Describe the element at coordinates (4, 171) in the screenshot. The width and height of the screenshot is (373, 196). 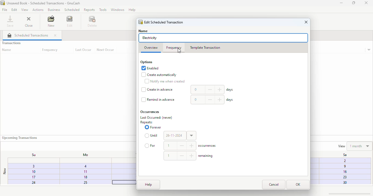
I see `nov` at that location.